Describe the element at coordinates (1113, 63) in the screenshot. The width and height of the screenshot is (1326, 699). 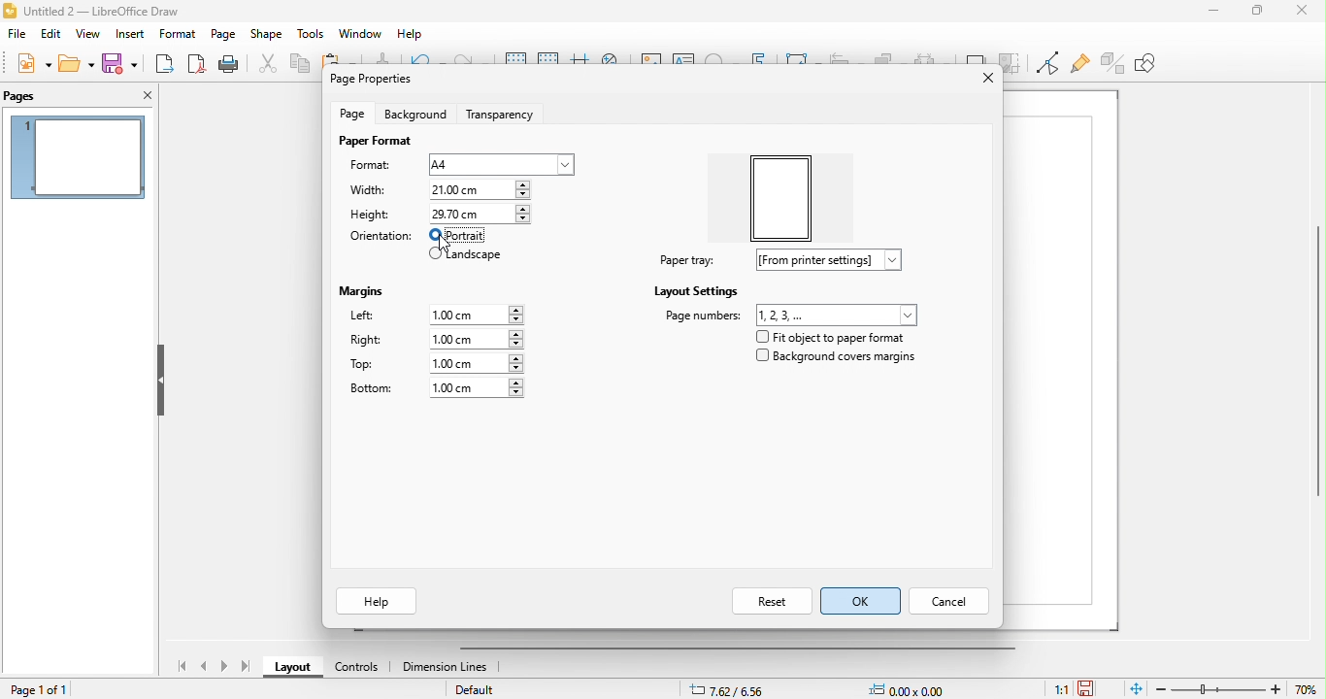
I see `toggle extrusions` at that location.